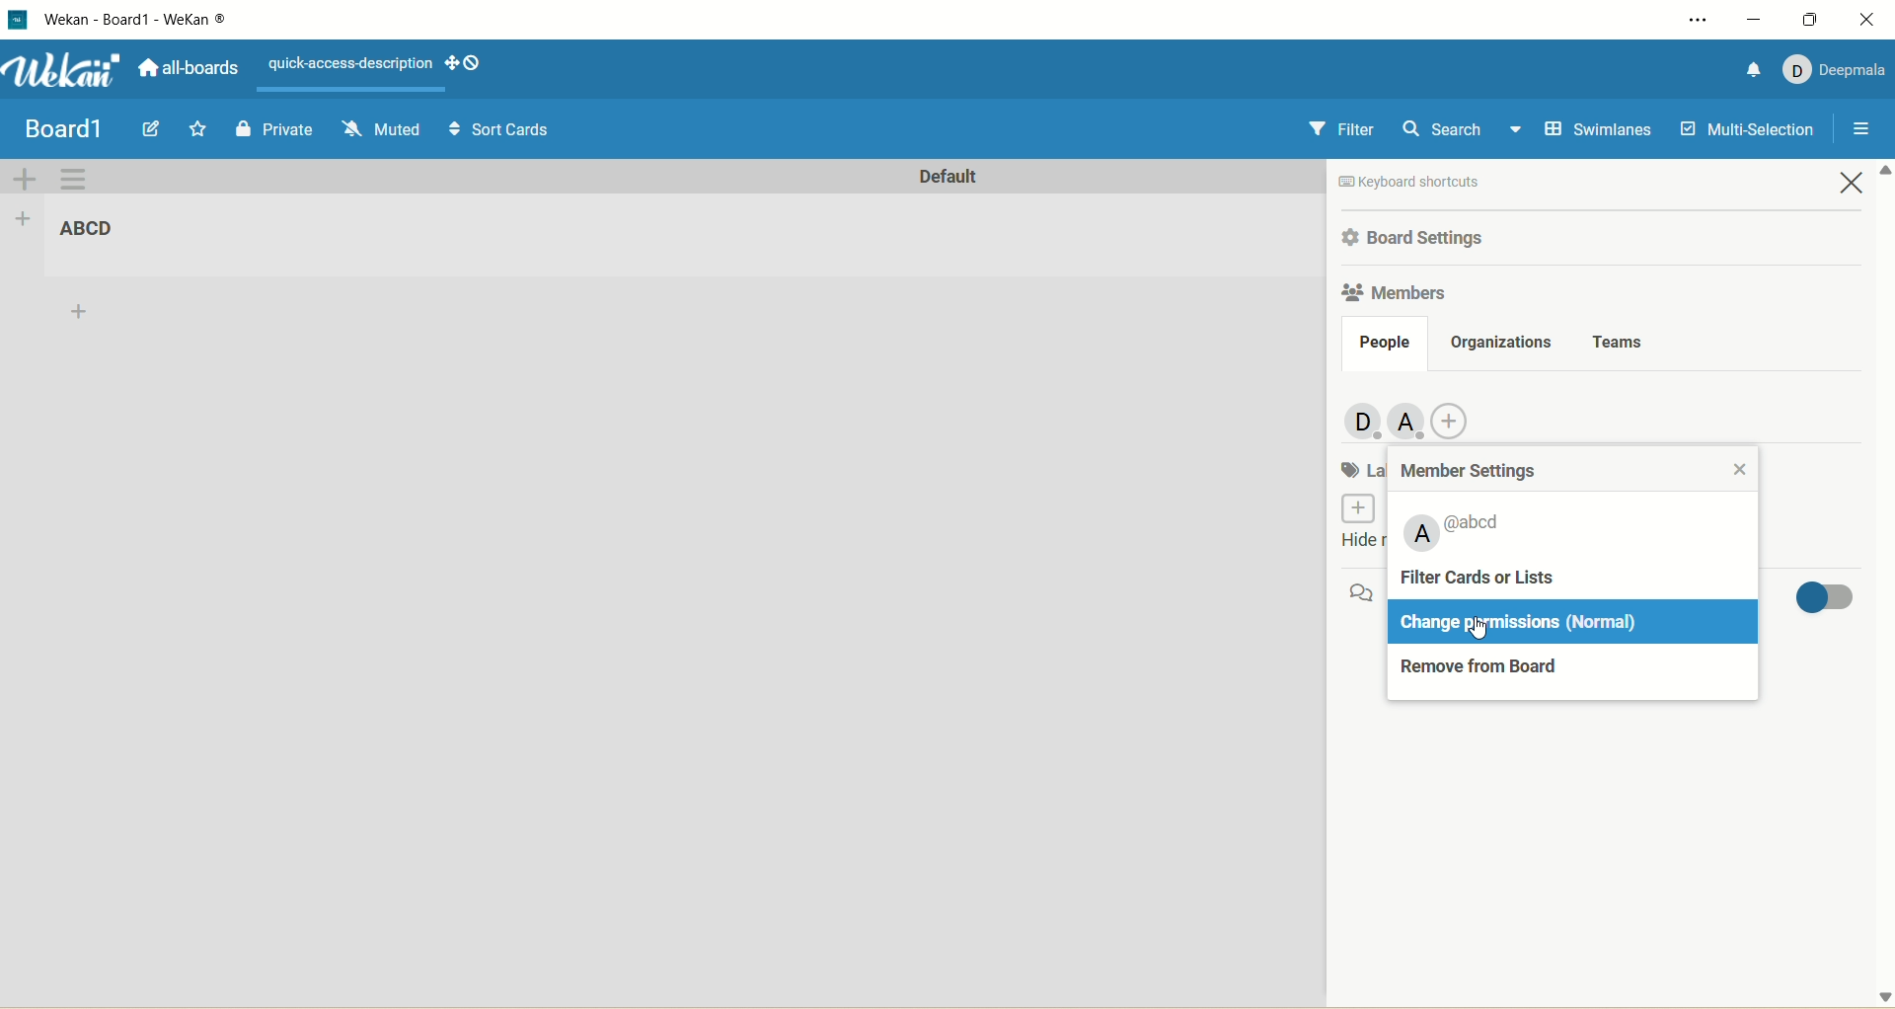 This screenshot has height=1009, width=1895. Describe the element at coordinates (1500, 671) in the screenshot. I see `remove from board` at that location.